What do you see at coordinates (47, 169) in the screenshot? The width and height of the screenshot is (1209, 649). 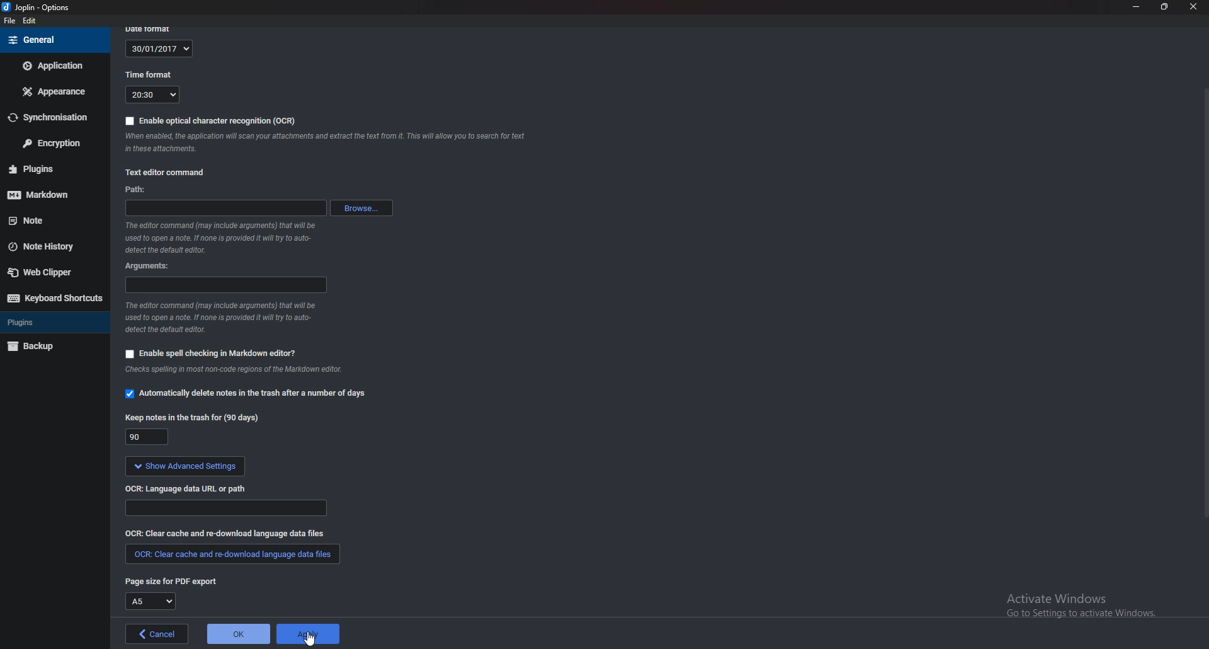 I see `Plugins` at bounding box center [47, 169].